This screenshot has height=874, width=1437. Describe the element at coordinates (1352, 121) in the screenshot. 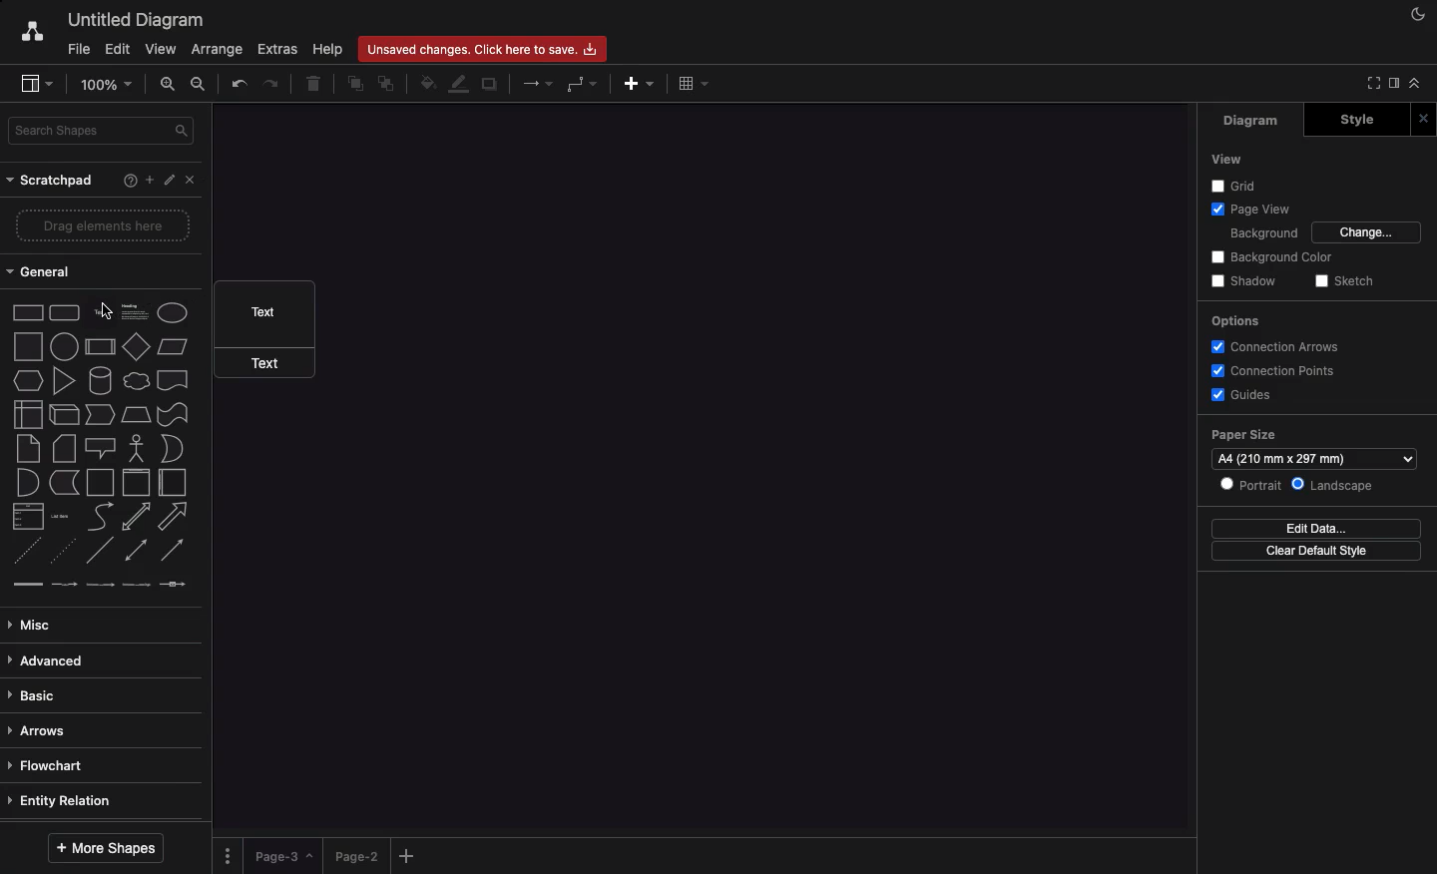

I see `Style` at that location.